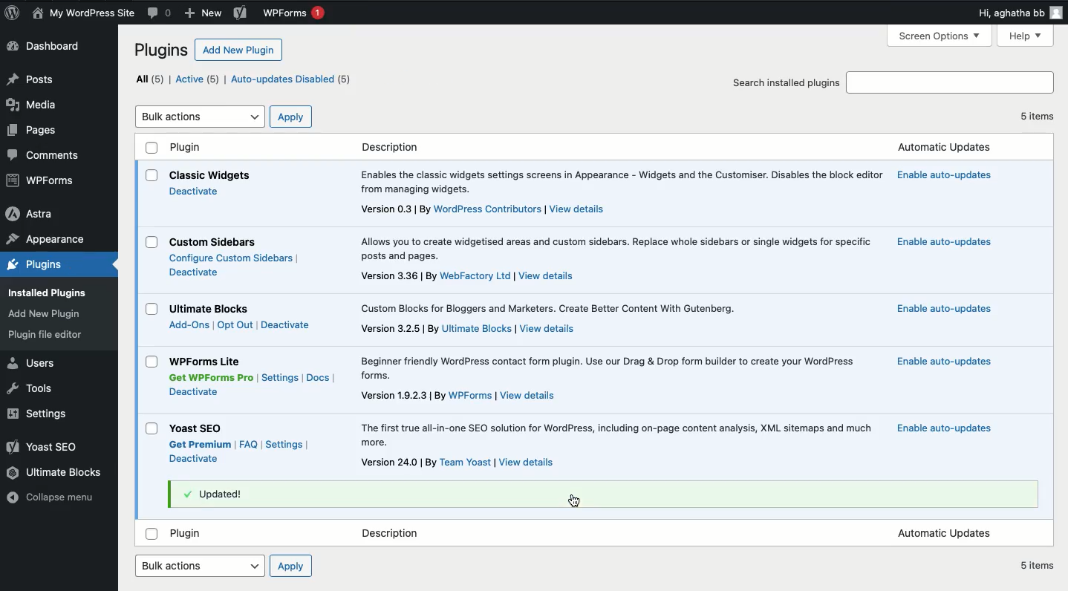  Describe the element at coordinates (152, 147) in the screenshot. I see `Checkbox` at that location.